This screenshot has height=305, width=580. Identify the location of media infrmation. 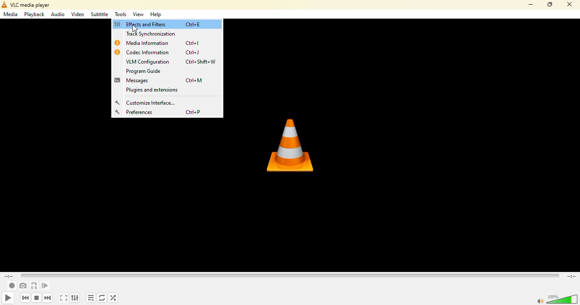
(146, 43).